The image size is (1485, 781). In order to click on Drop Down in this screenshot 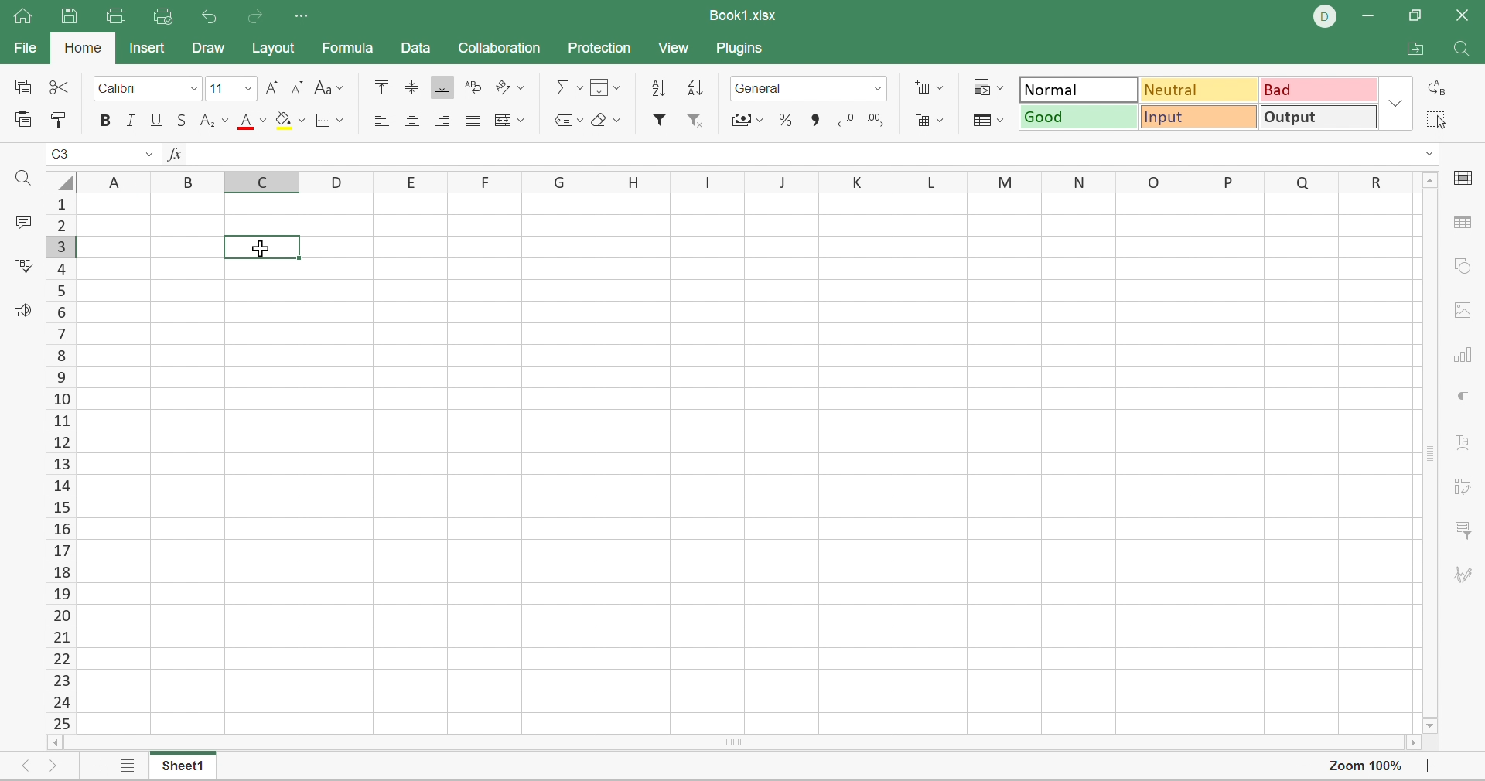, I will do `click(1395, 103)`.